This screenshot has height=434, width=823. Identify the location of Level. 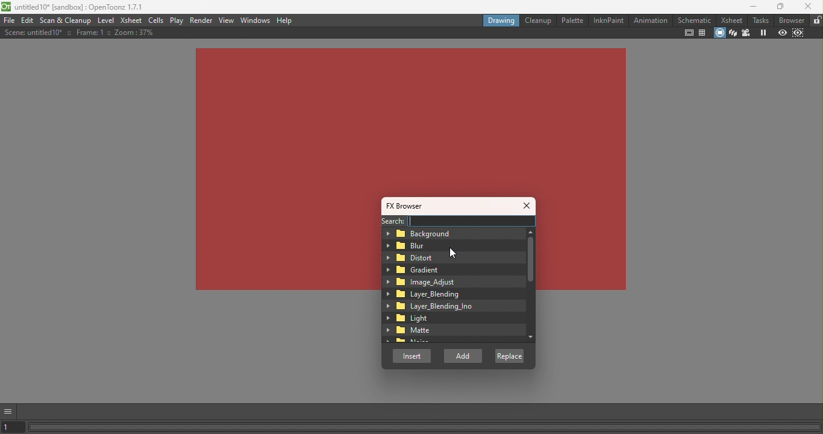
(106, 21).